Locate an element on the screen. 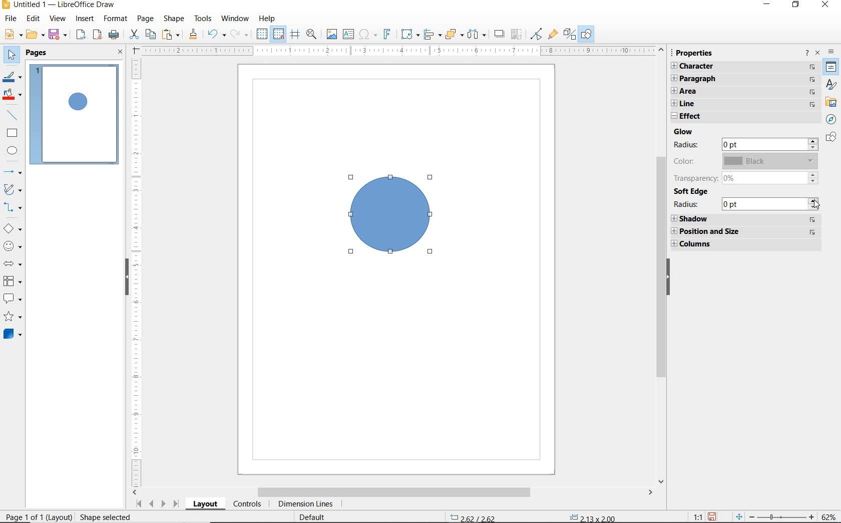 This screenshot has width=841, height=523. ALIGN OBJECTS is located at coordinates (433, 34).